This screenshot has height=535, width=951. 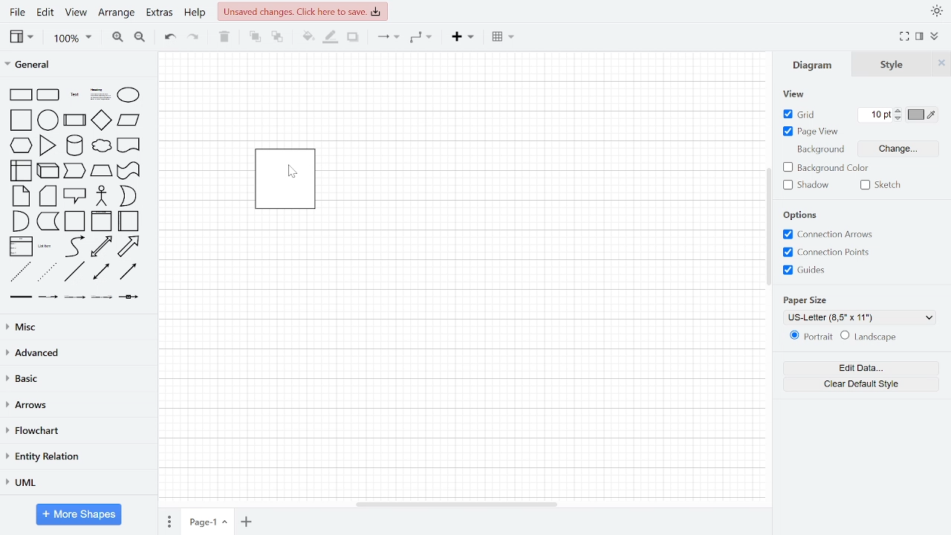 I want to click on full screen, so click(x=905, y=36).